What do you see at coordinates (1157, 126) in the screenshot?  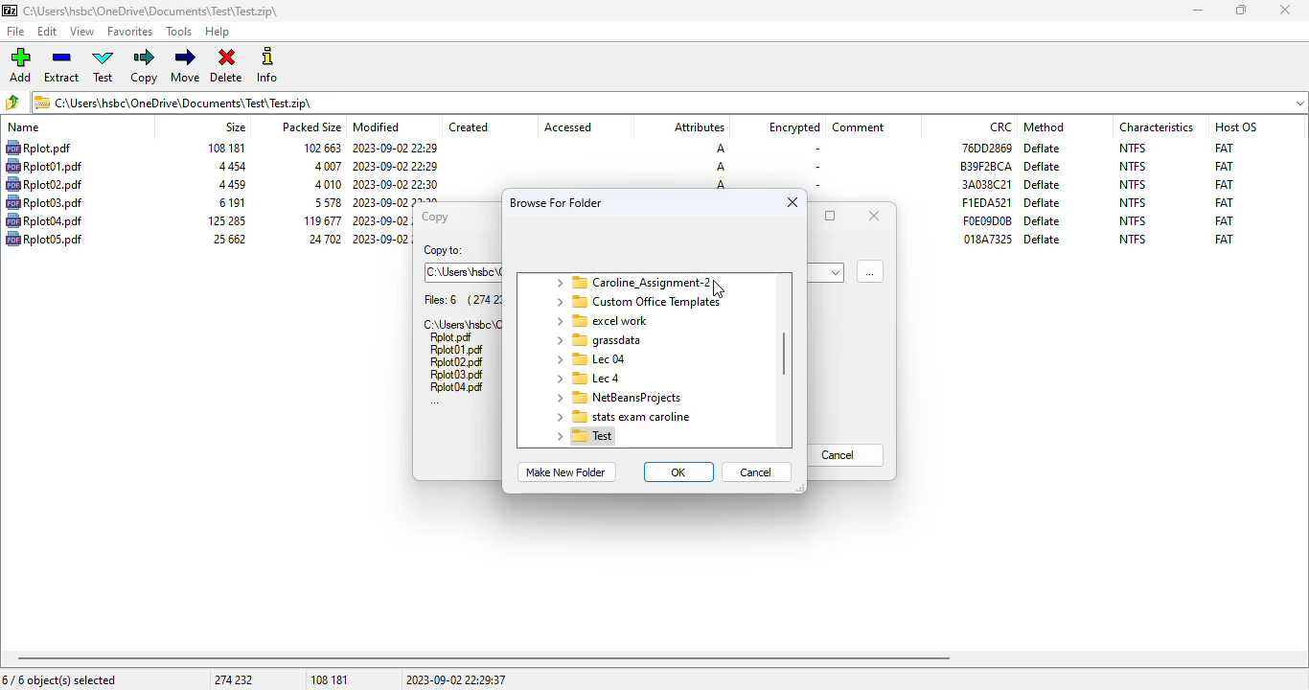 I see `characteristics` at bounding box center [1157, 126].